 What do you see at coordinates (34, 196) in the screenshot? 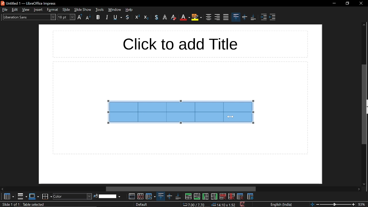
I see `border style` at bounding box center [34, 196].